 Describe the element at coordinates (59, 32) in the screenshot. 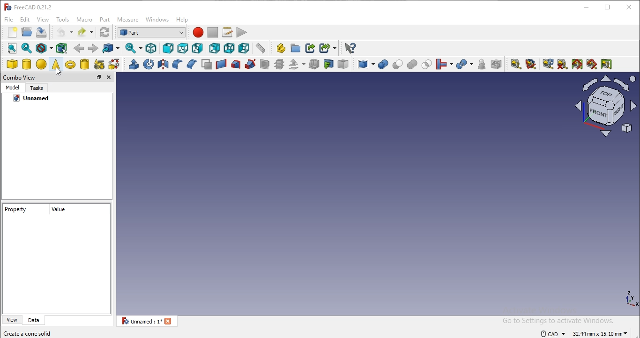

I see `undo` at that location.